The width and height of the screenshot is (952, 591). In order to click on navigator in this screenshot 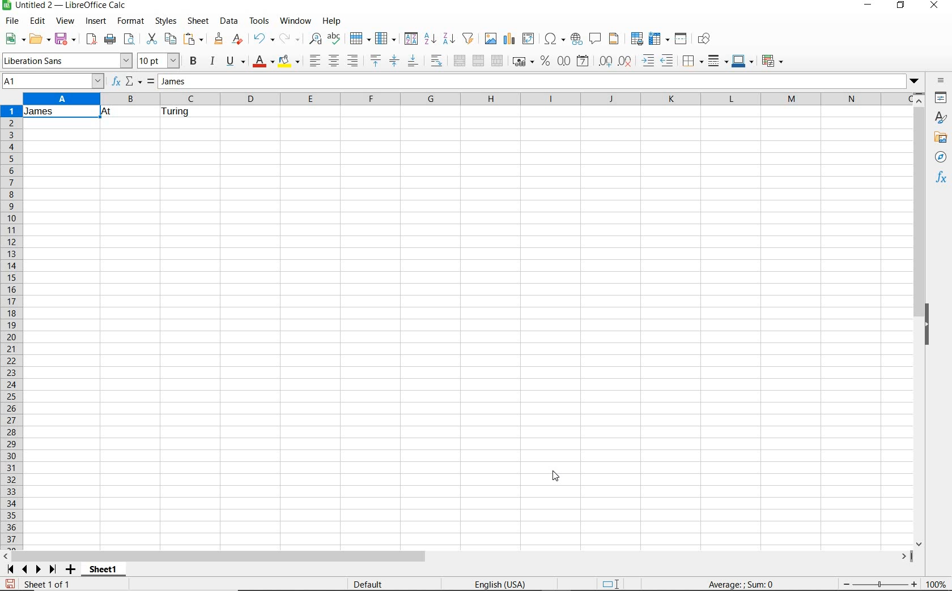, I will do `click(941, 157)`.